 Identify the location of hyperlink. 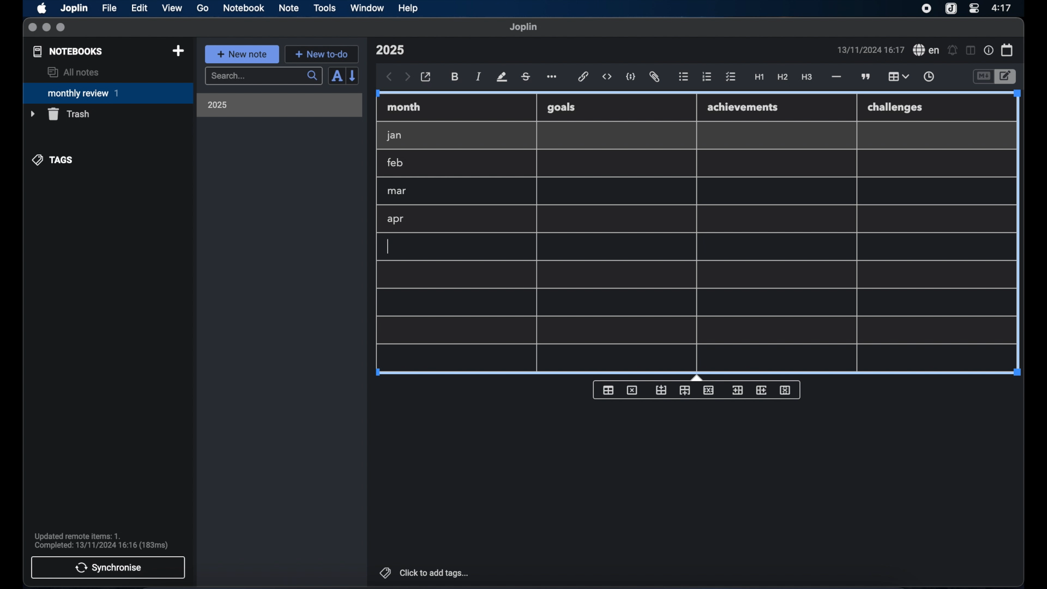
(583, 76).